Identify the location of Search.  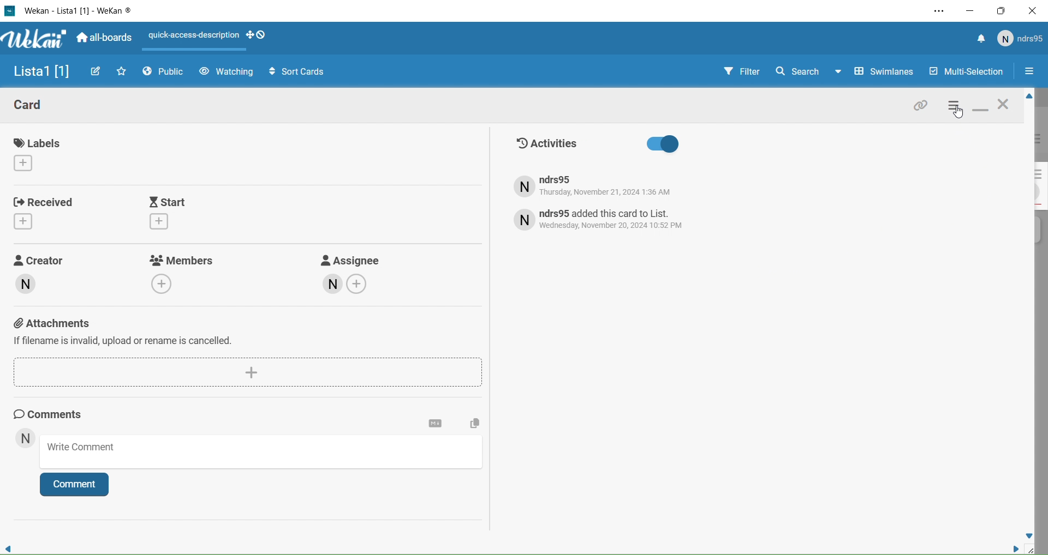
(801, 72).